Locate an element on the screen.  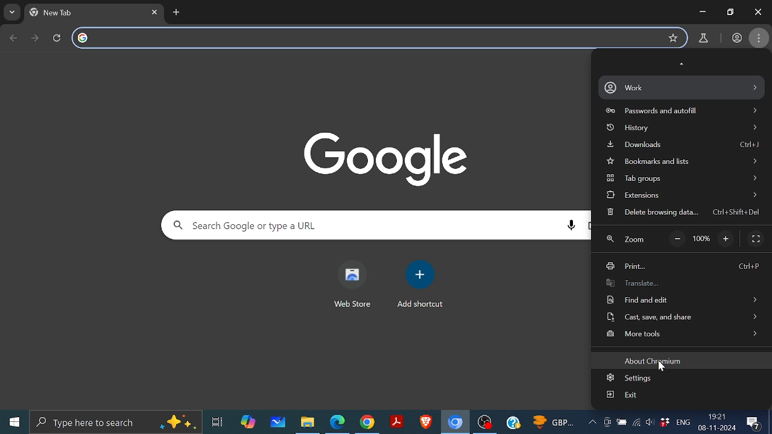
find and edit is located at coordinates (682, 299).